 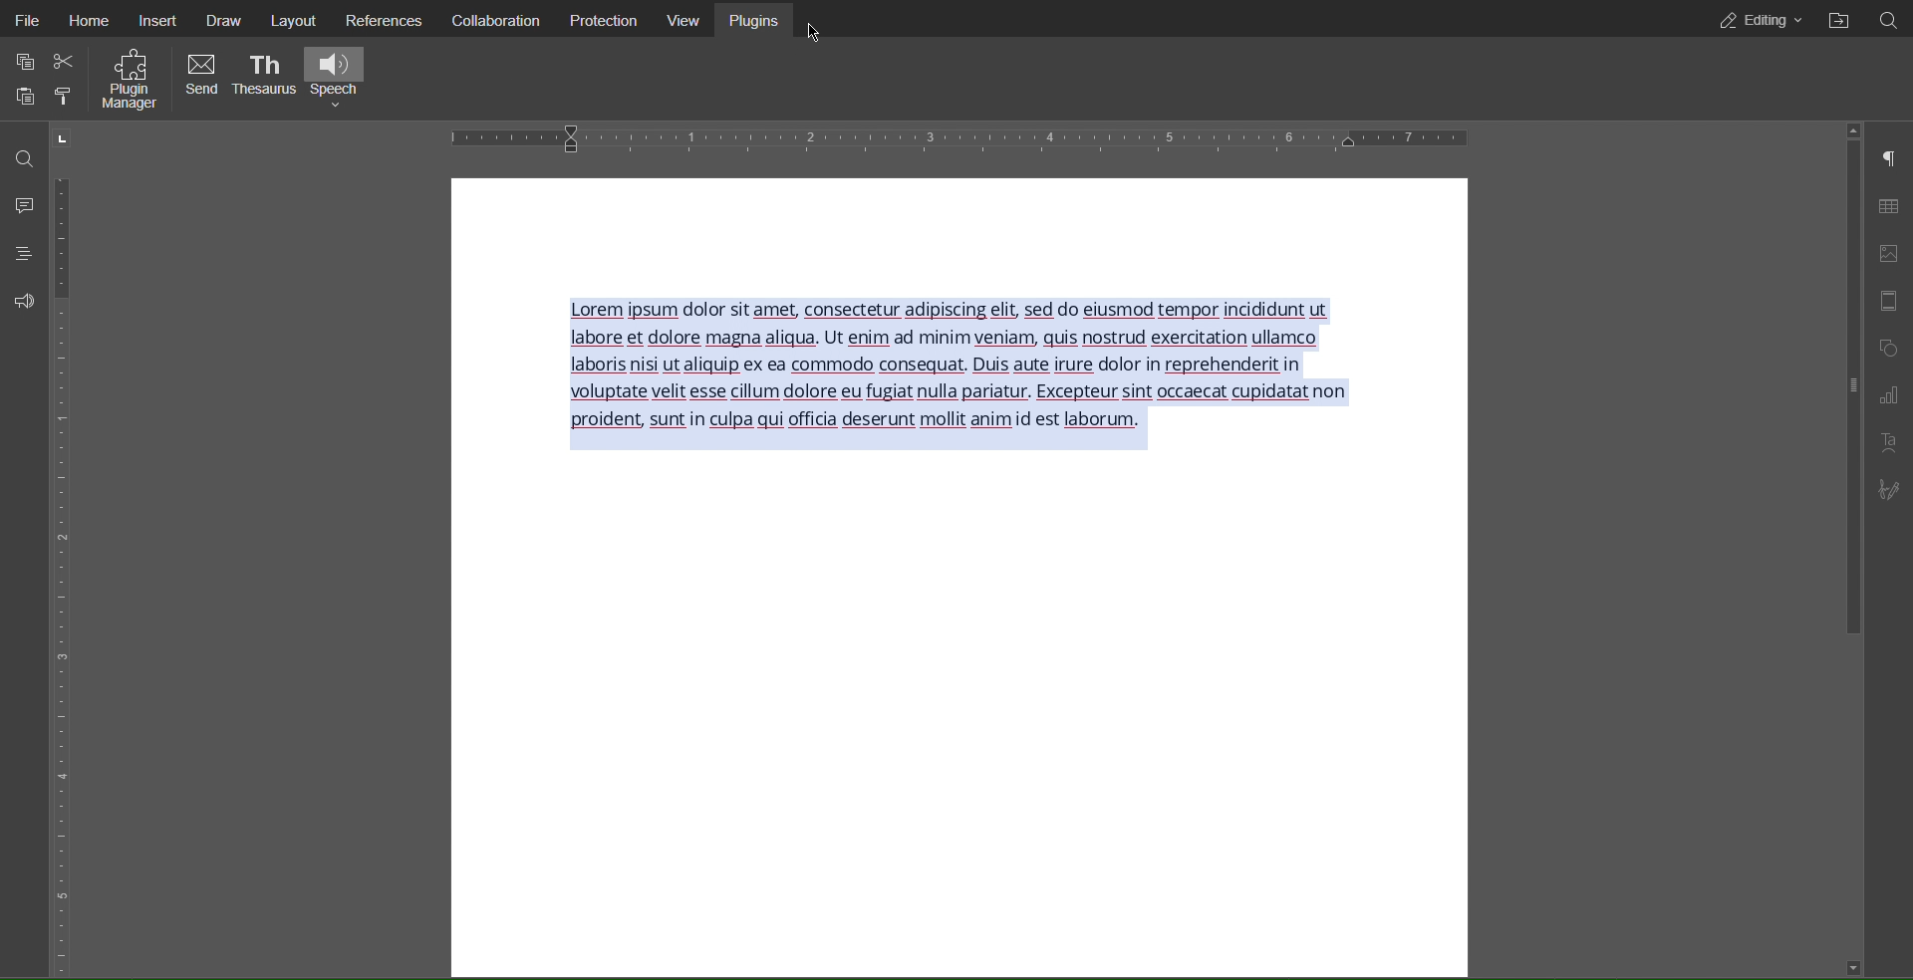 I want to click on Home, so click(x=97, y=22).